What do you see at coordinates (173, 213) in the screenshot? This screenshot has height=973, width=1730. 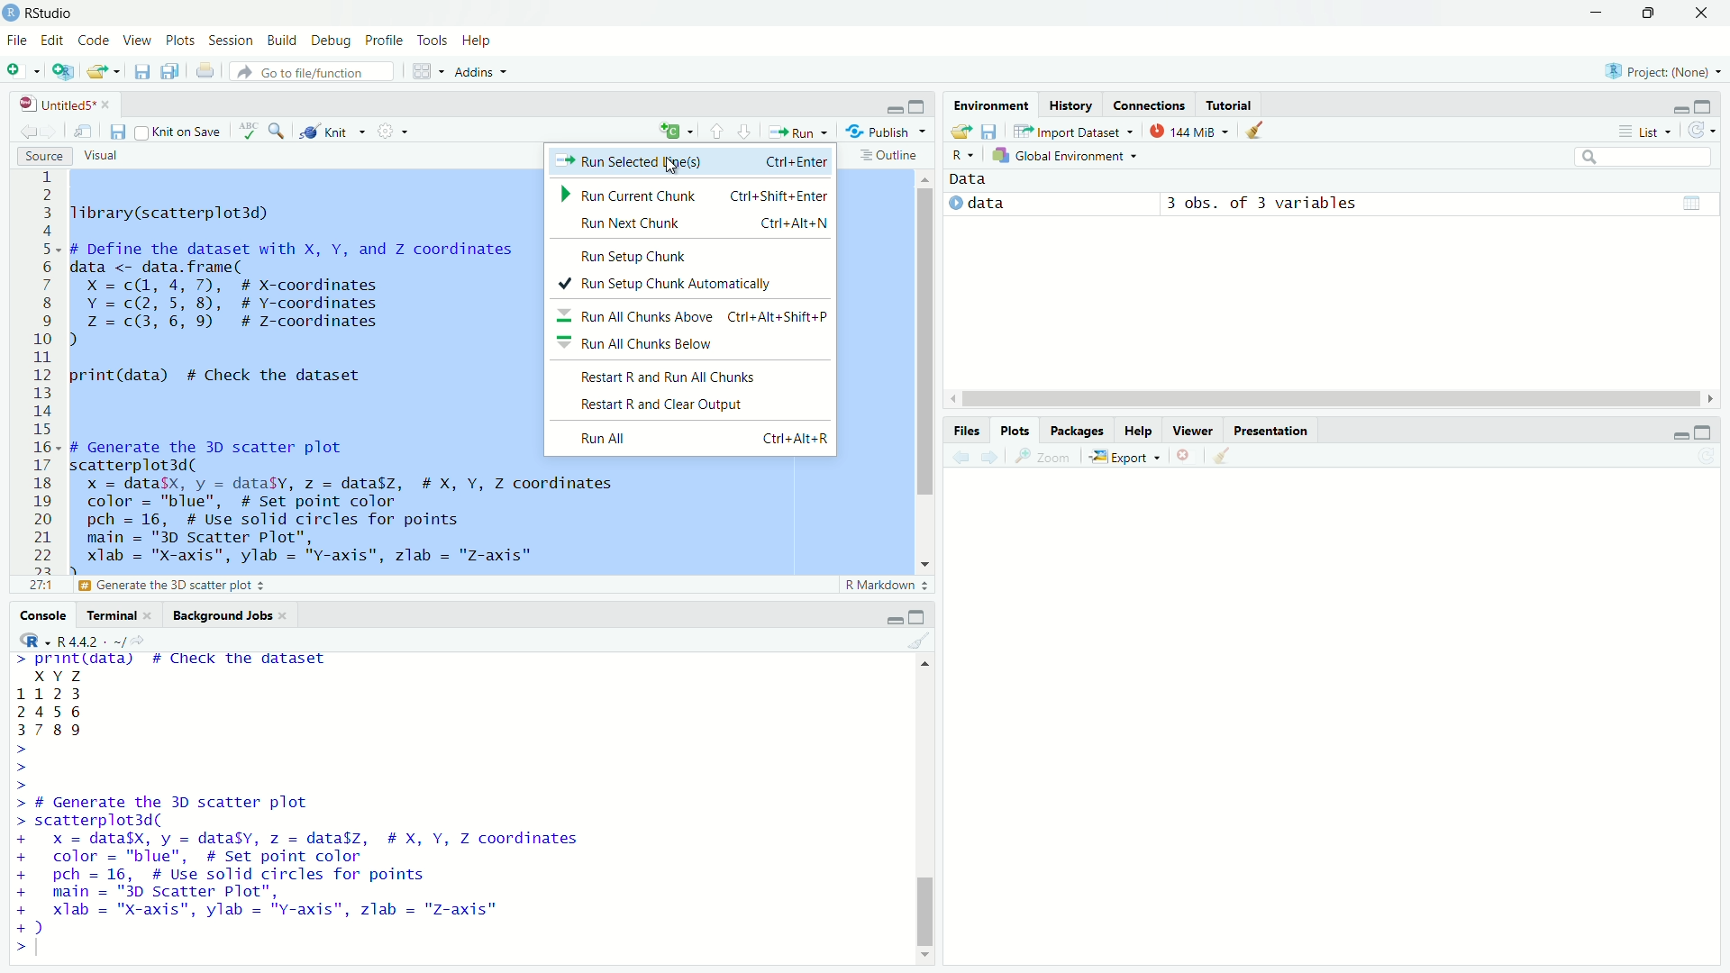 I see `library (scatterplot3d)` at bounding box center [173, 213].